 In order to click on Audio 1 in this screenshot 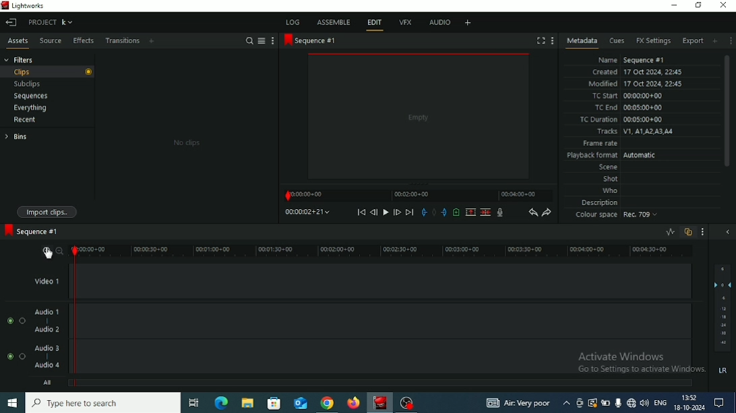, I will do `click(49, 311)`.